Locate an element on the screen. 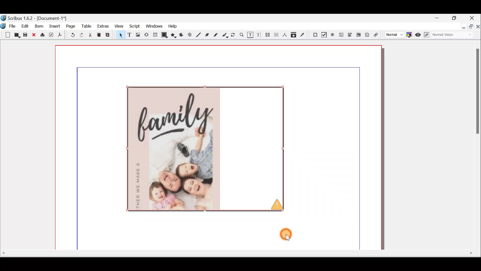 The image size is (481, 271). Print is located at coordinates (42, 35).